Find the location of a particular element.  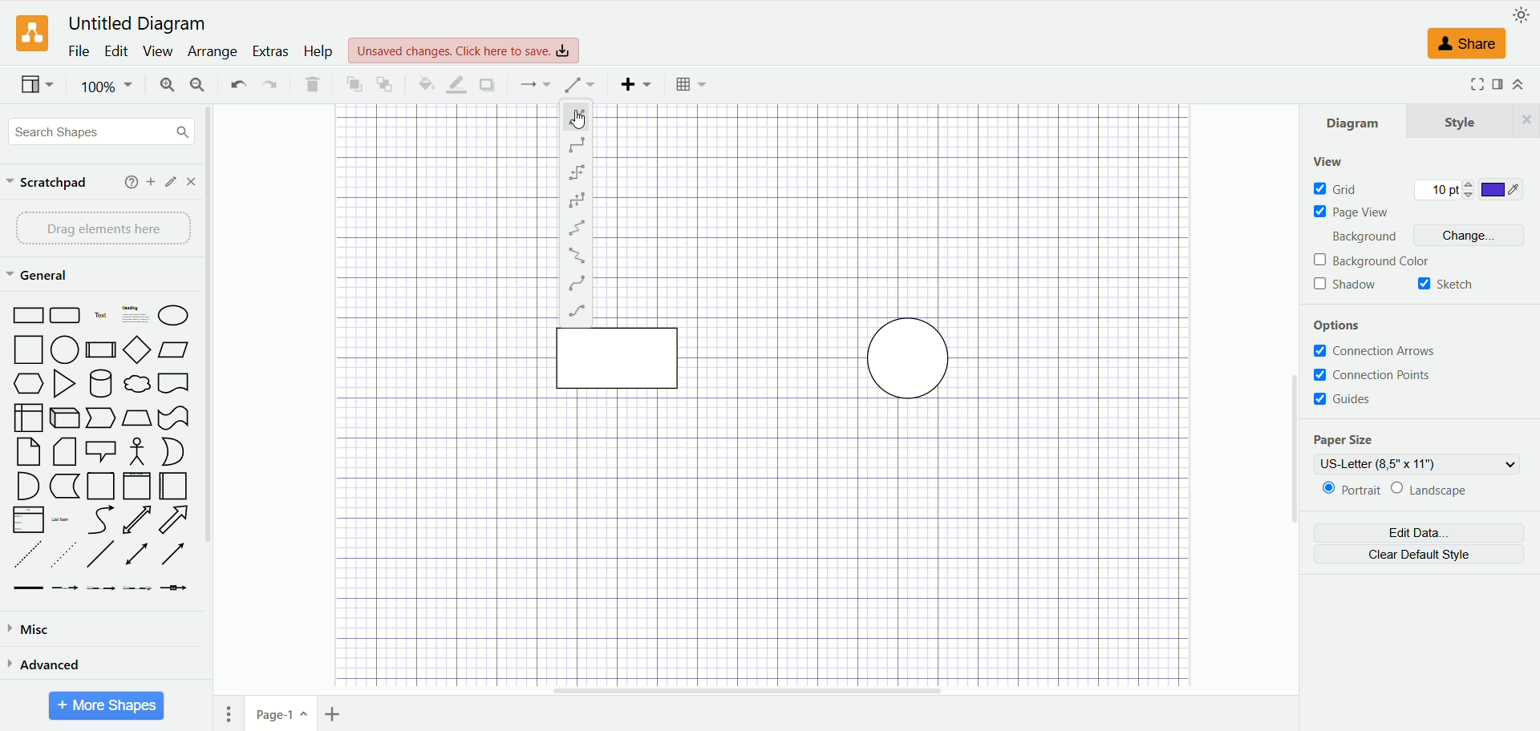

connection arrows is located at coordinates (1374, 351).